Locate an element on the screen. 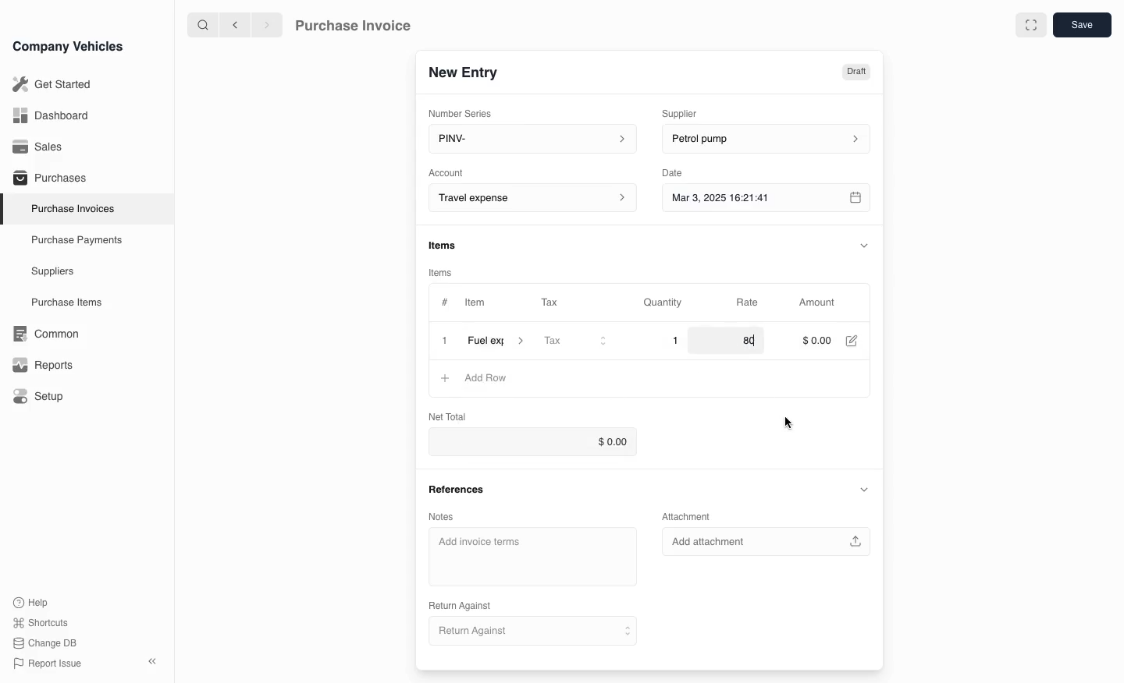 Image resolution: width=1124 pixels, height=683 pixels. Return Against is located at coordinates (465, 604).